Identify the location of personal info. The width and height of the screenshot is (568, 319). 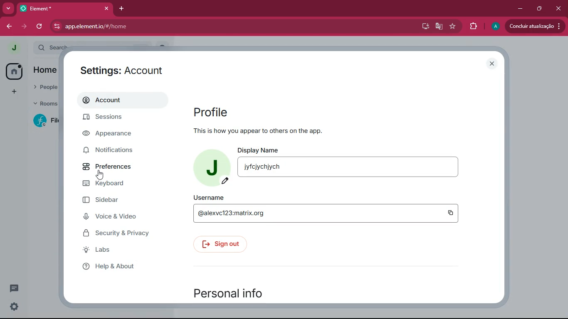
(236, 294).